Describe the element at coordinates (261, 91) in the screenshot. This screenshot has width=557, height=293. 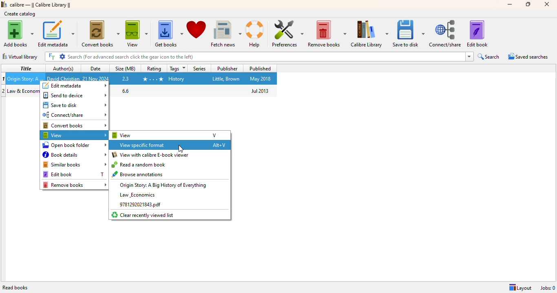
I see `published date` at that location.